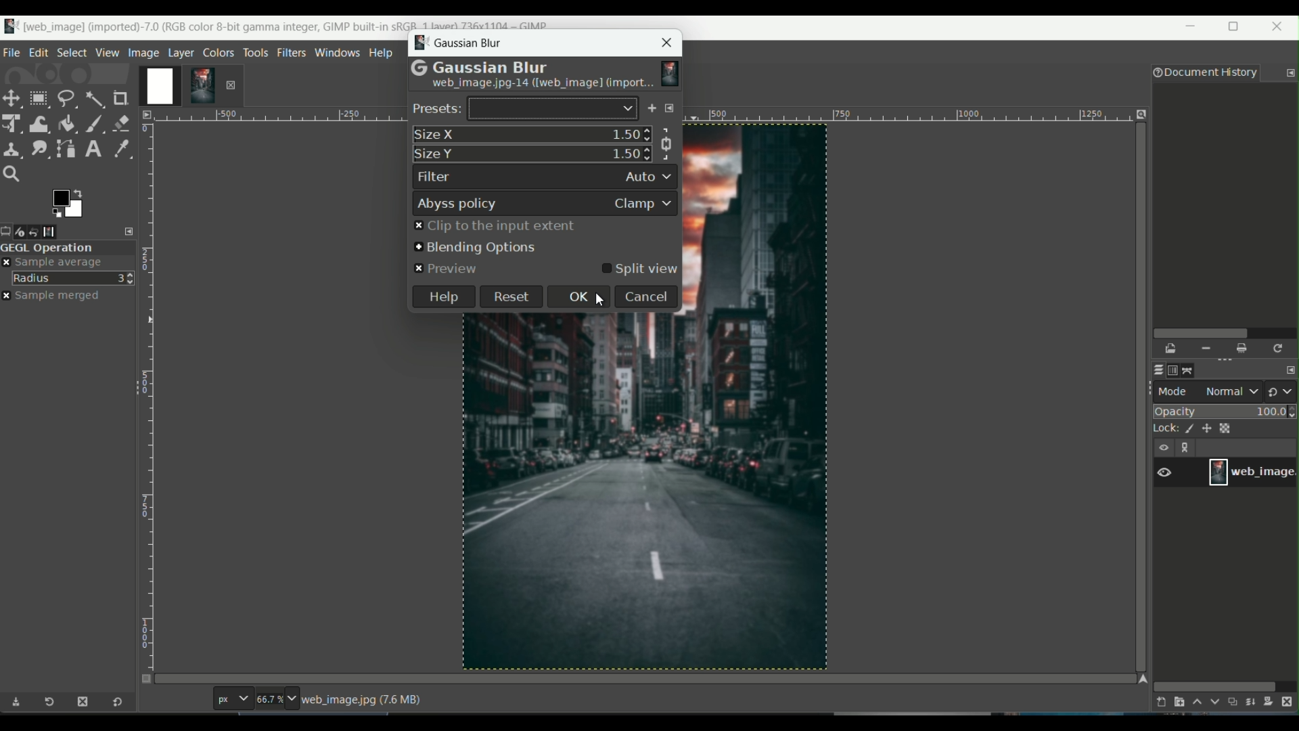 The height and width of the screenshot is (731, 1299). I want to click on undo, so click(42, 231).